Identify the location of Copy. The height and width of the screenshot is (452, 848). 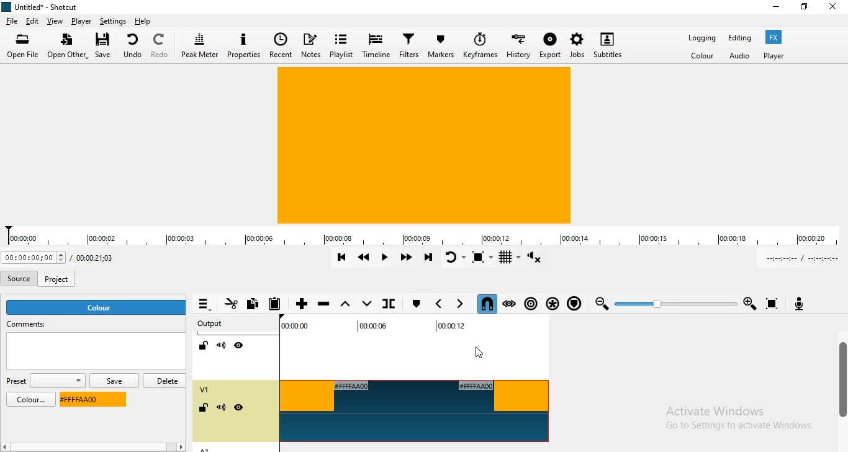
(256, 305).